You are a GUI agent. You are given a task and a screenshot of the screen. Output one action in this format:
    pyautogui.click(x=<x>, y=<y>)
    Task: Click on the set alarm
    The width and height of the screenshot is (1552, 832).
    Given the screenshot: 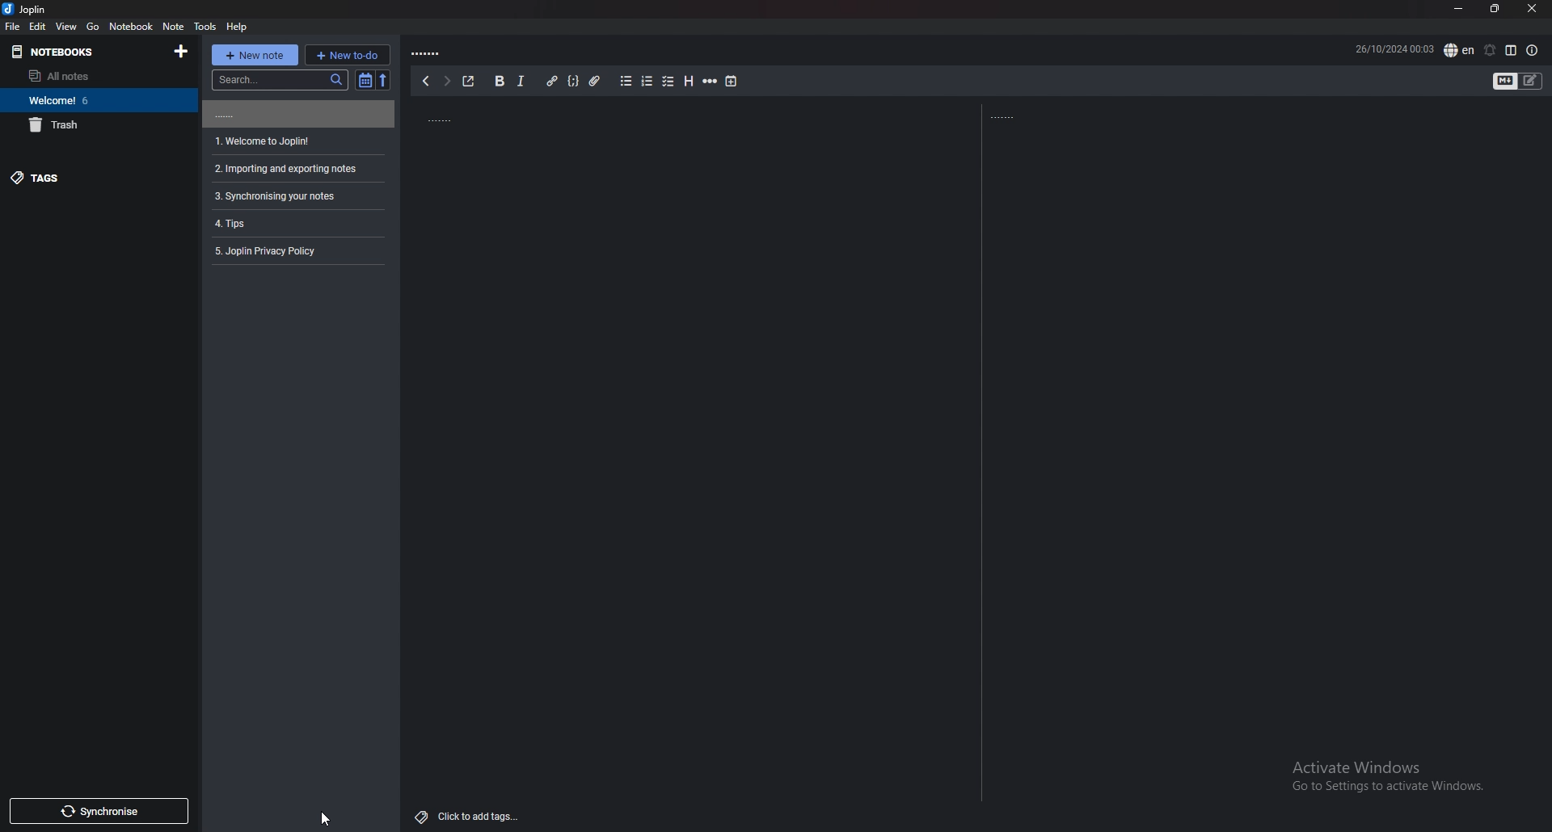 What is the action you would take?
    pyautogui.click(x=1491, y=49)
    